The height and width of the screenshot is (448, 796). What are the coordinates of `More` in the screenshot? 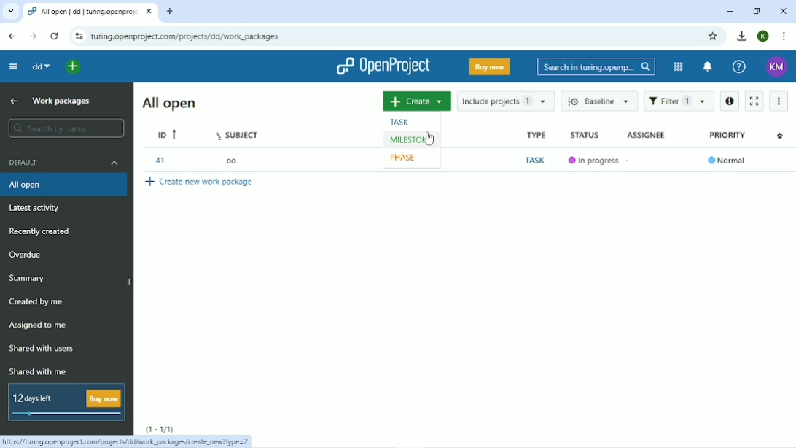 It's located at (779, 101).